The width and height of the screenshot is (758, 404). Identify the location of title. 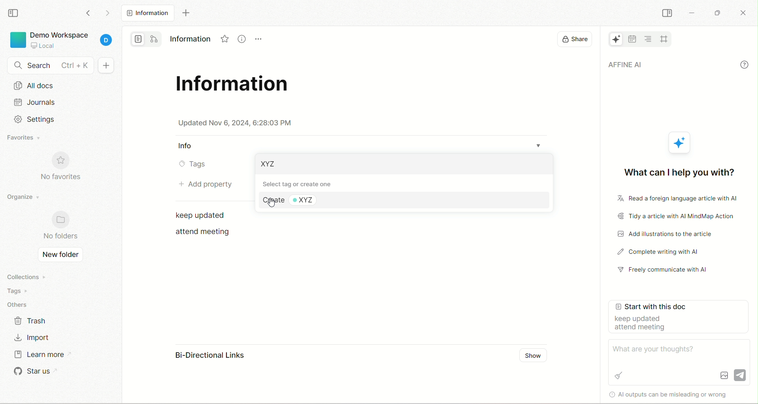
(235, 87).